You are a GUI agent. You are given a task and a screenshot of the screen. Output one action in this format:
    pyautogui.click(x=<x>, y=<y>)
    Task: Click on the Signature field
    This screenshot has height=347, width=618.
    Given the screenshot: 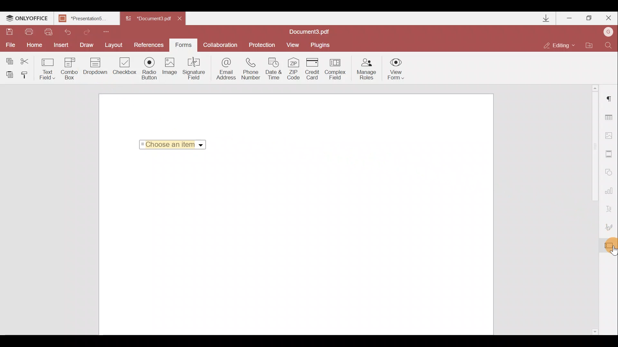 What is the action you would take?
    pyautogui.click(x=195, y=70)
    